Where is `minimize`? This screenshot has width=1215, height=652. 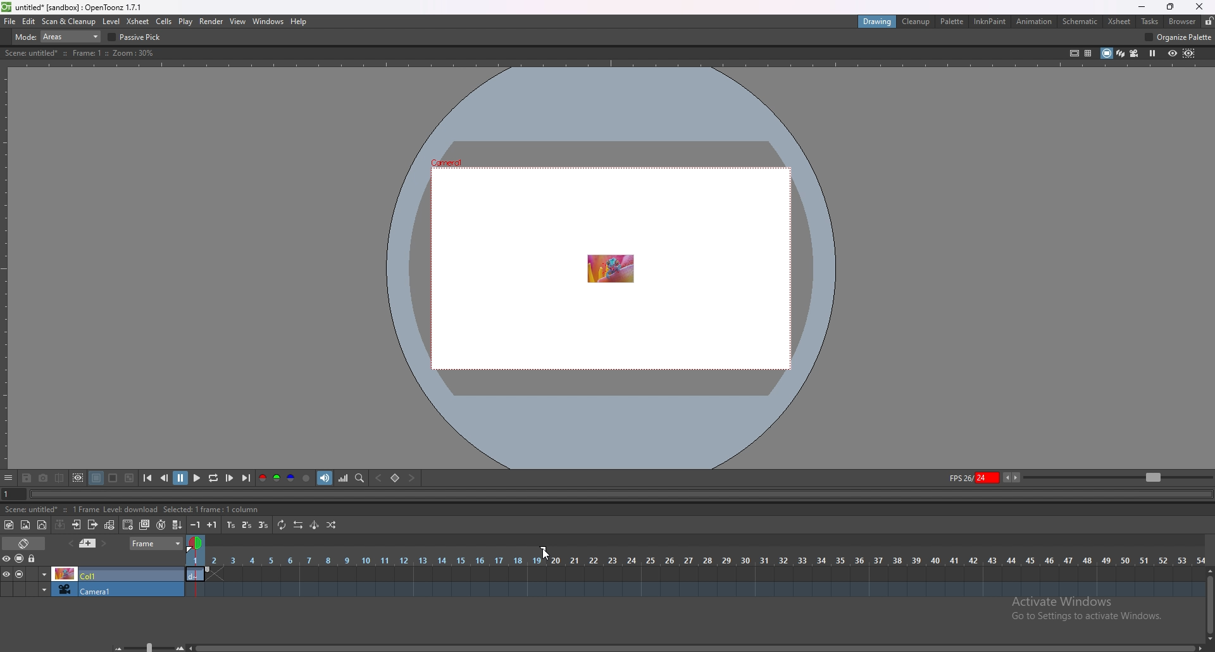 minimize is located at coordinates (1142, 7).